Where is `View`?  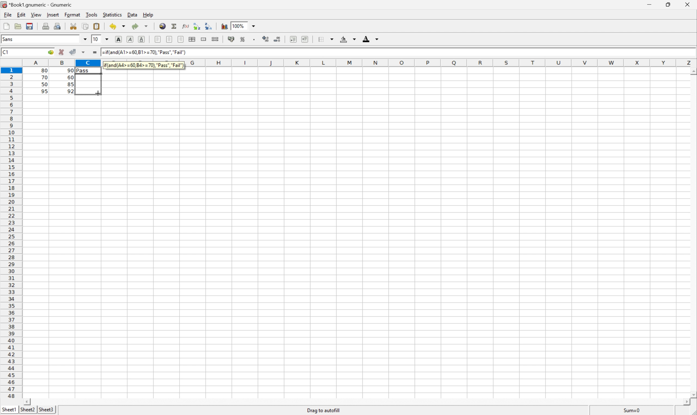 View is located at coordinates (36, 15).